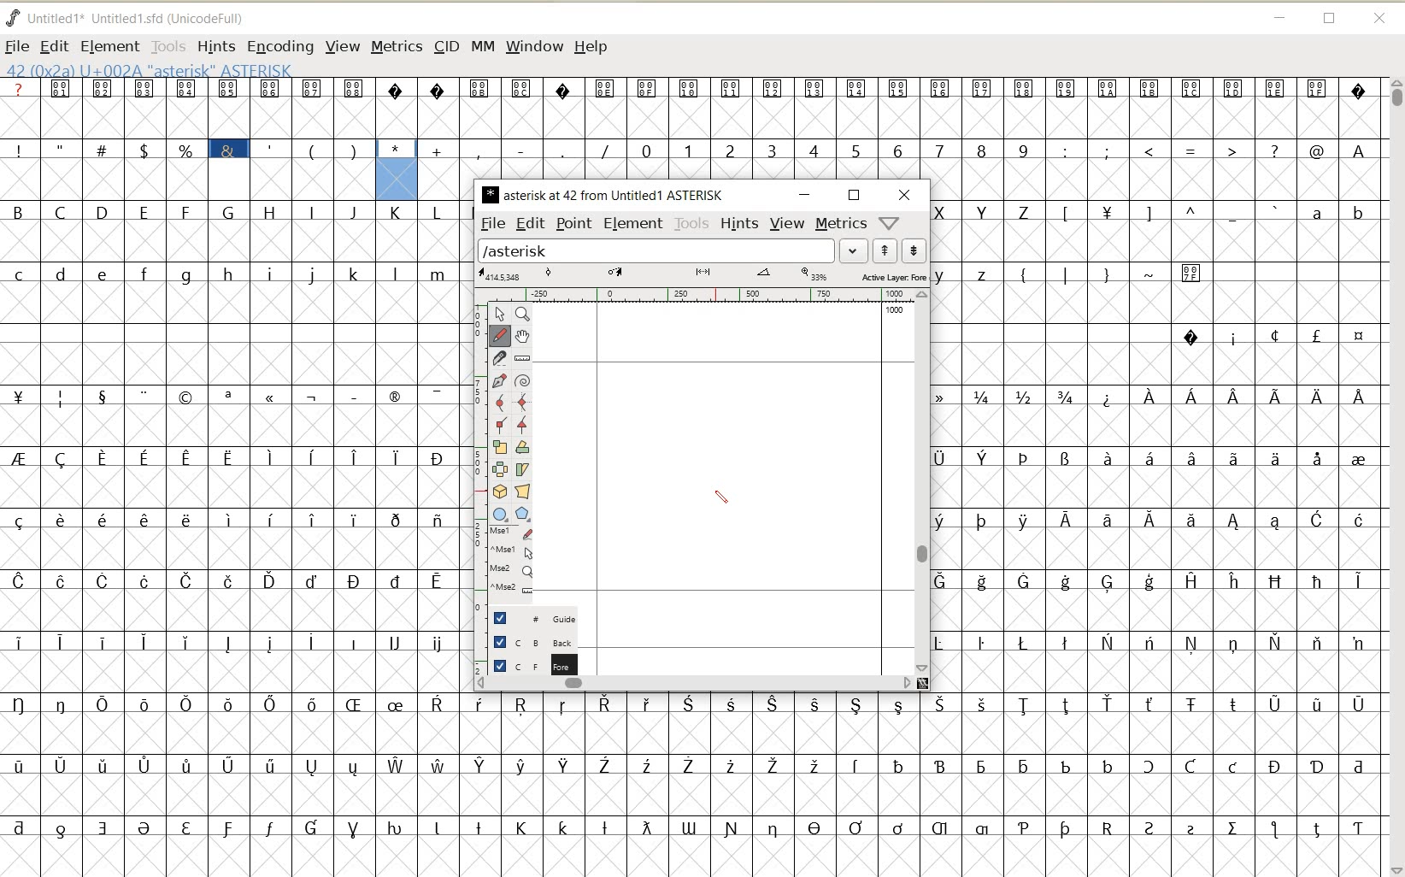  Describe the element at coordinates (656, 250) in the screenshot. I see `load word list` at that location.